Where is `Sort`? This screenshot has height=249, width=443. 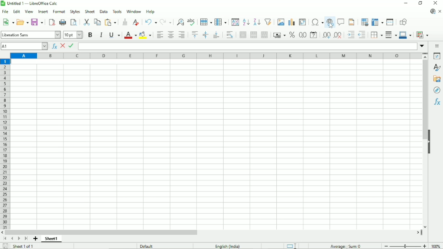 Sort is located at coordinates (235, 22).